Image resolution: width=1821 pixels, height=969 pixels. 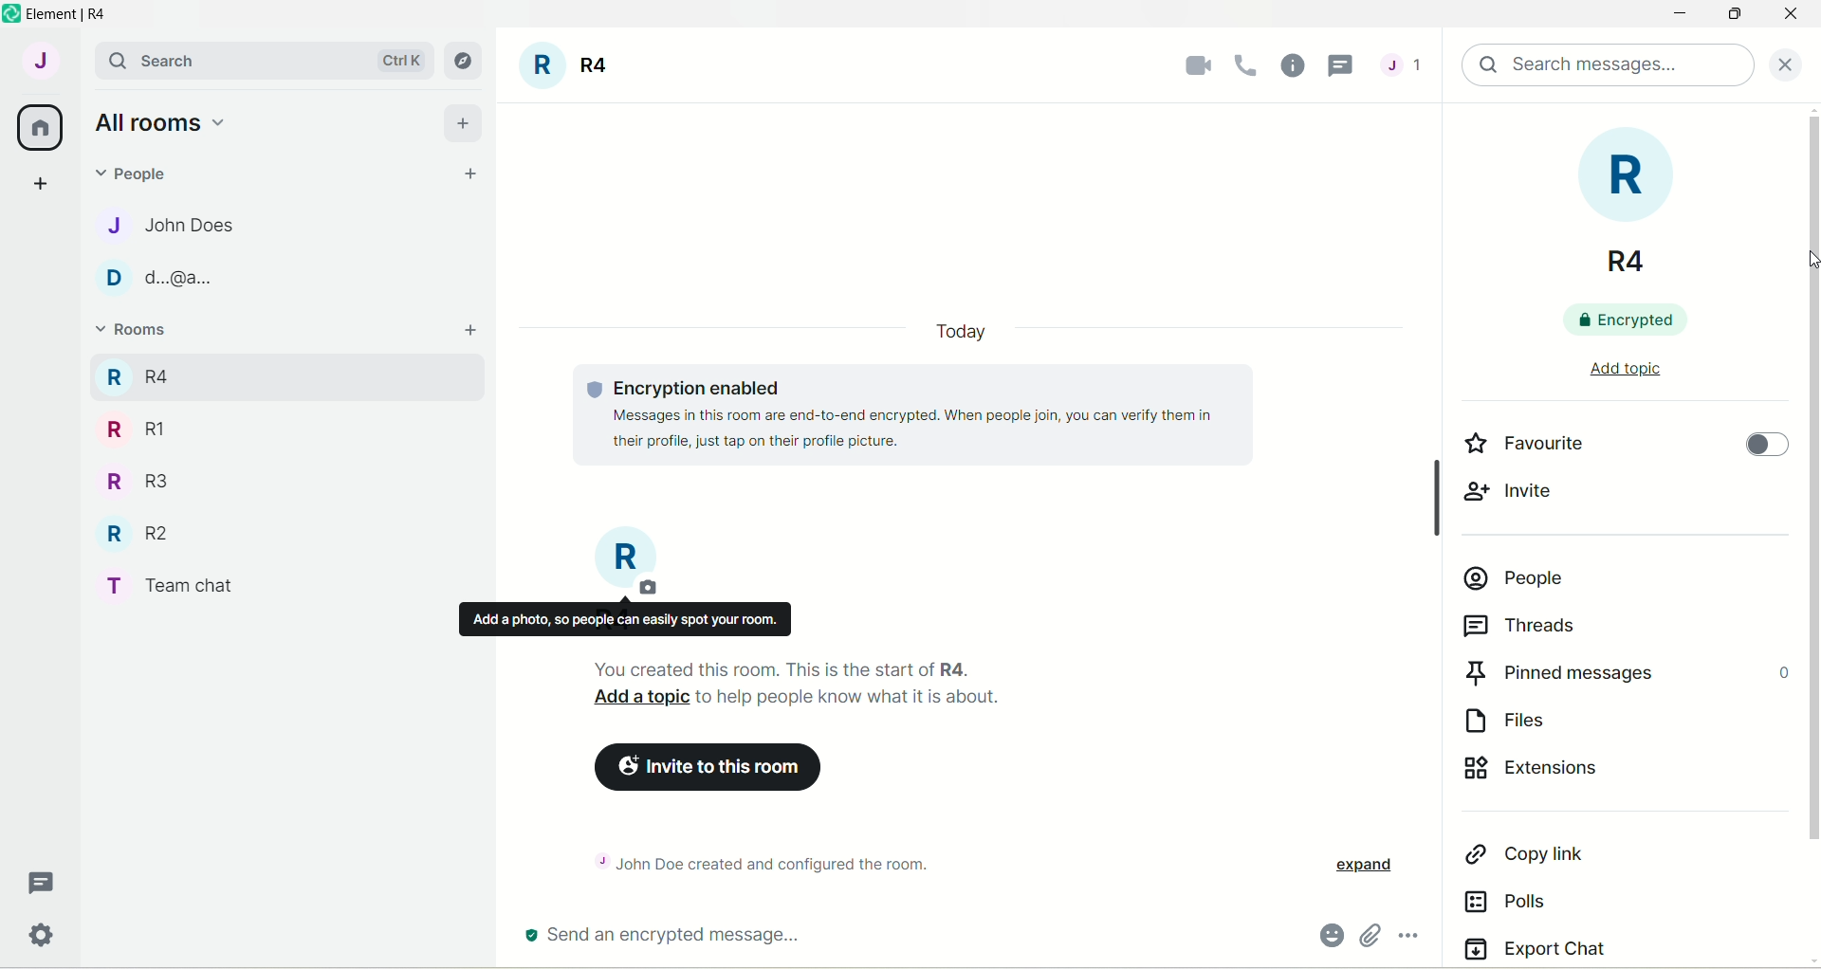 What do you see at coordinates (1362, 867) in the screenshot?
I see `expand` at bounding box center [1362, 867].